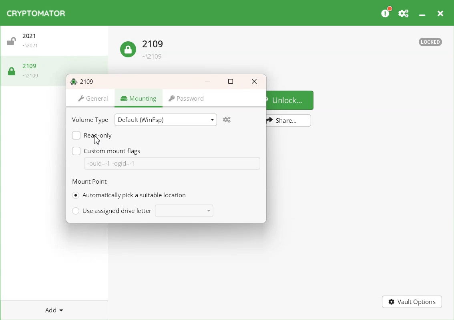 This screenshot has height=320, width=454. I want to click on Read-only, so click(94, 136).